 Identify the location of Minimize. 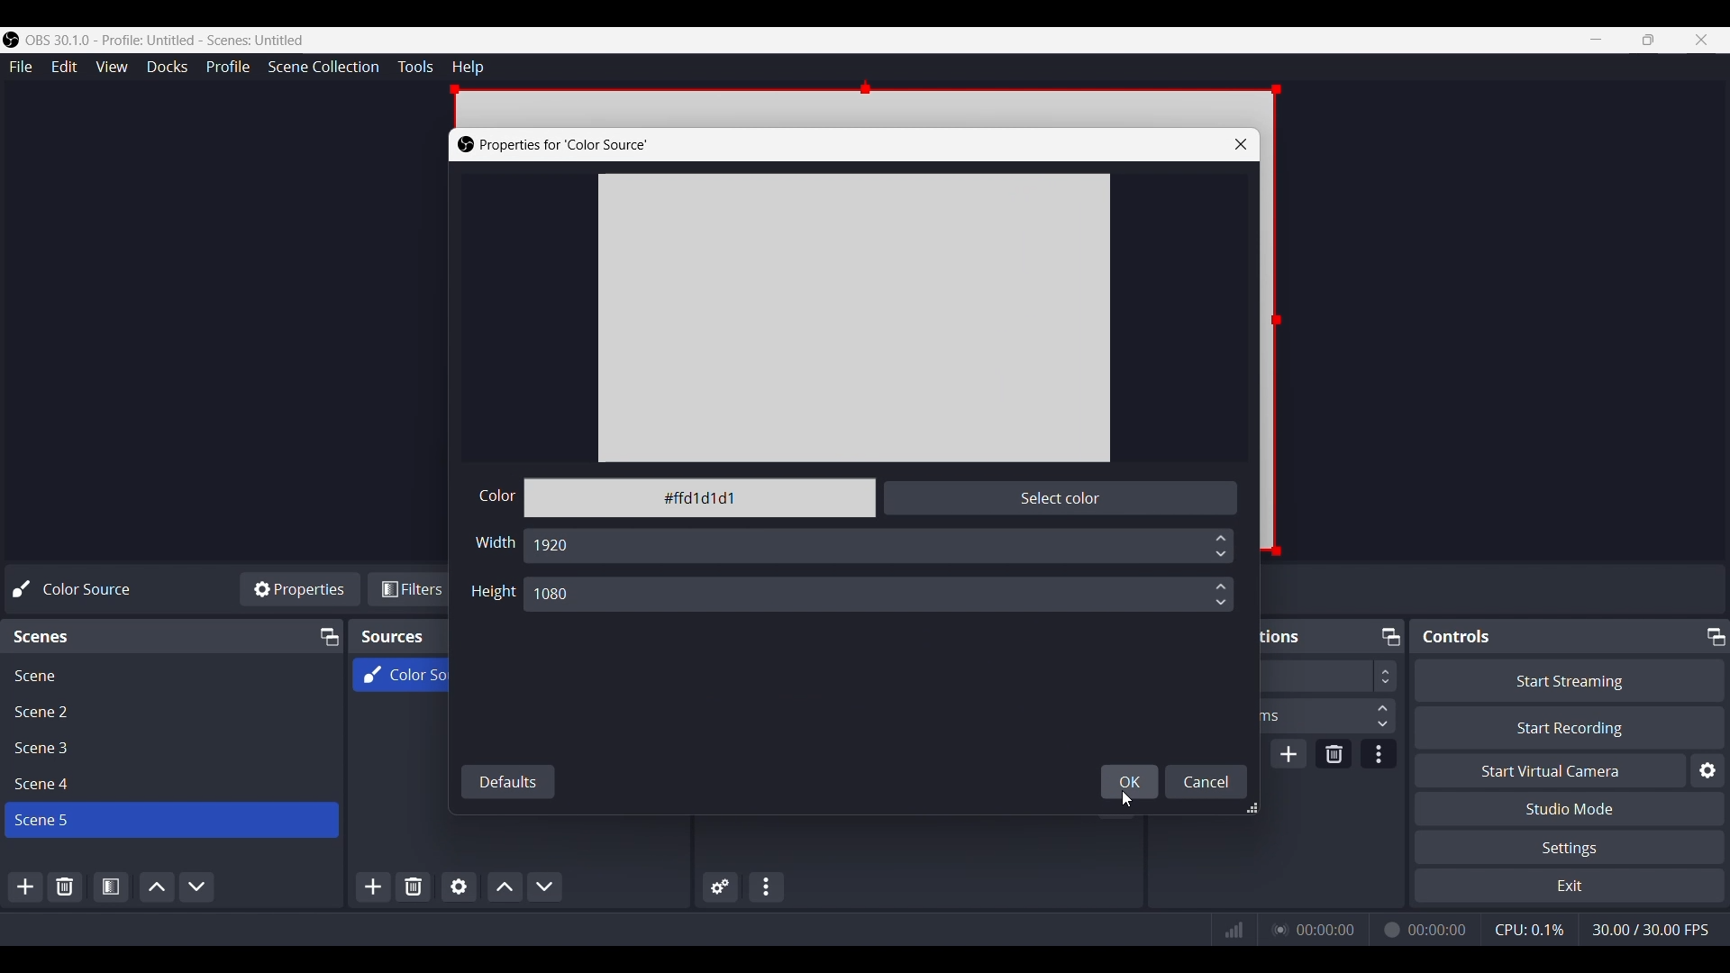
(1597, 41).